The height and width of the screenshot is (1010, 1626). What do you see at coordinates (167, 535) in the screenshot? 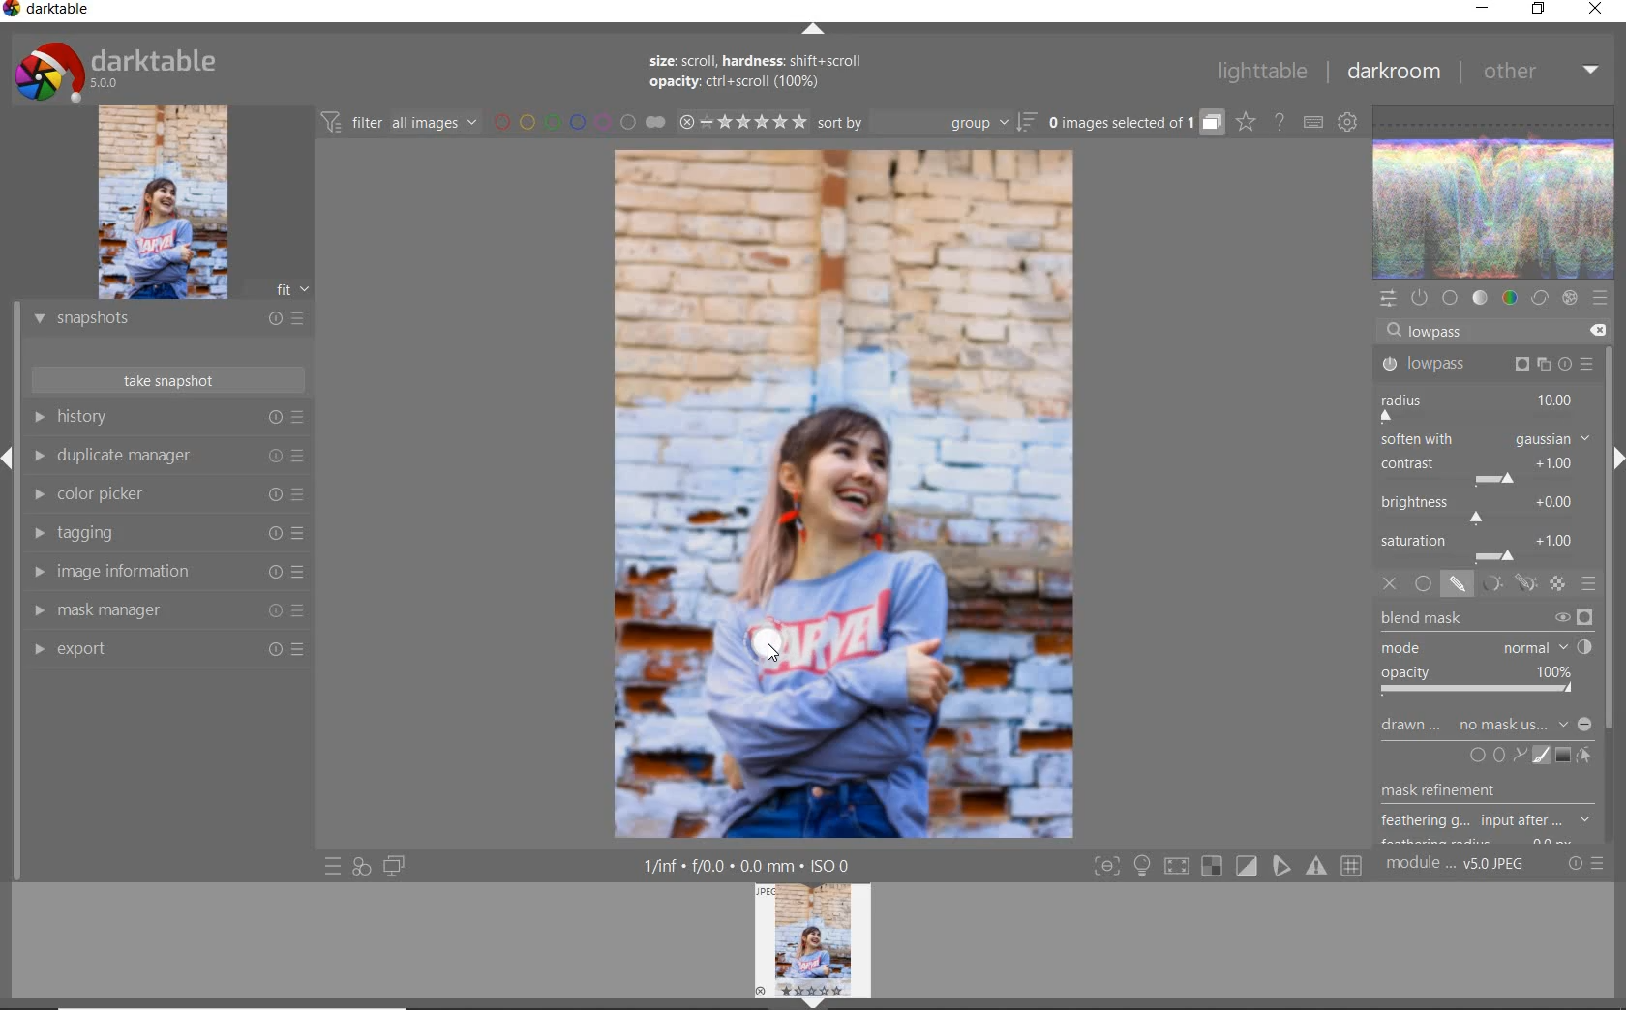
I see `tagging` at bounding box center [167, 535].